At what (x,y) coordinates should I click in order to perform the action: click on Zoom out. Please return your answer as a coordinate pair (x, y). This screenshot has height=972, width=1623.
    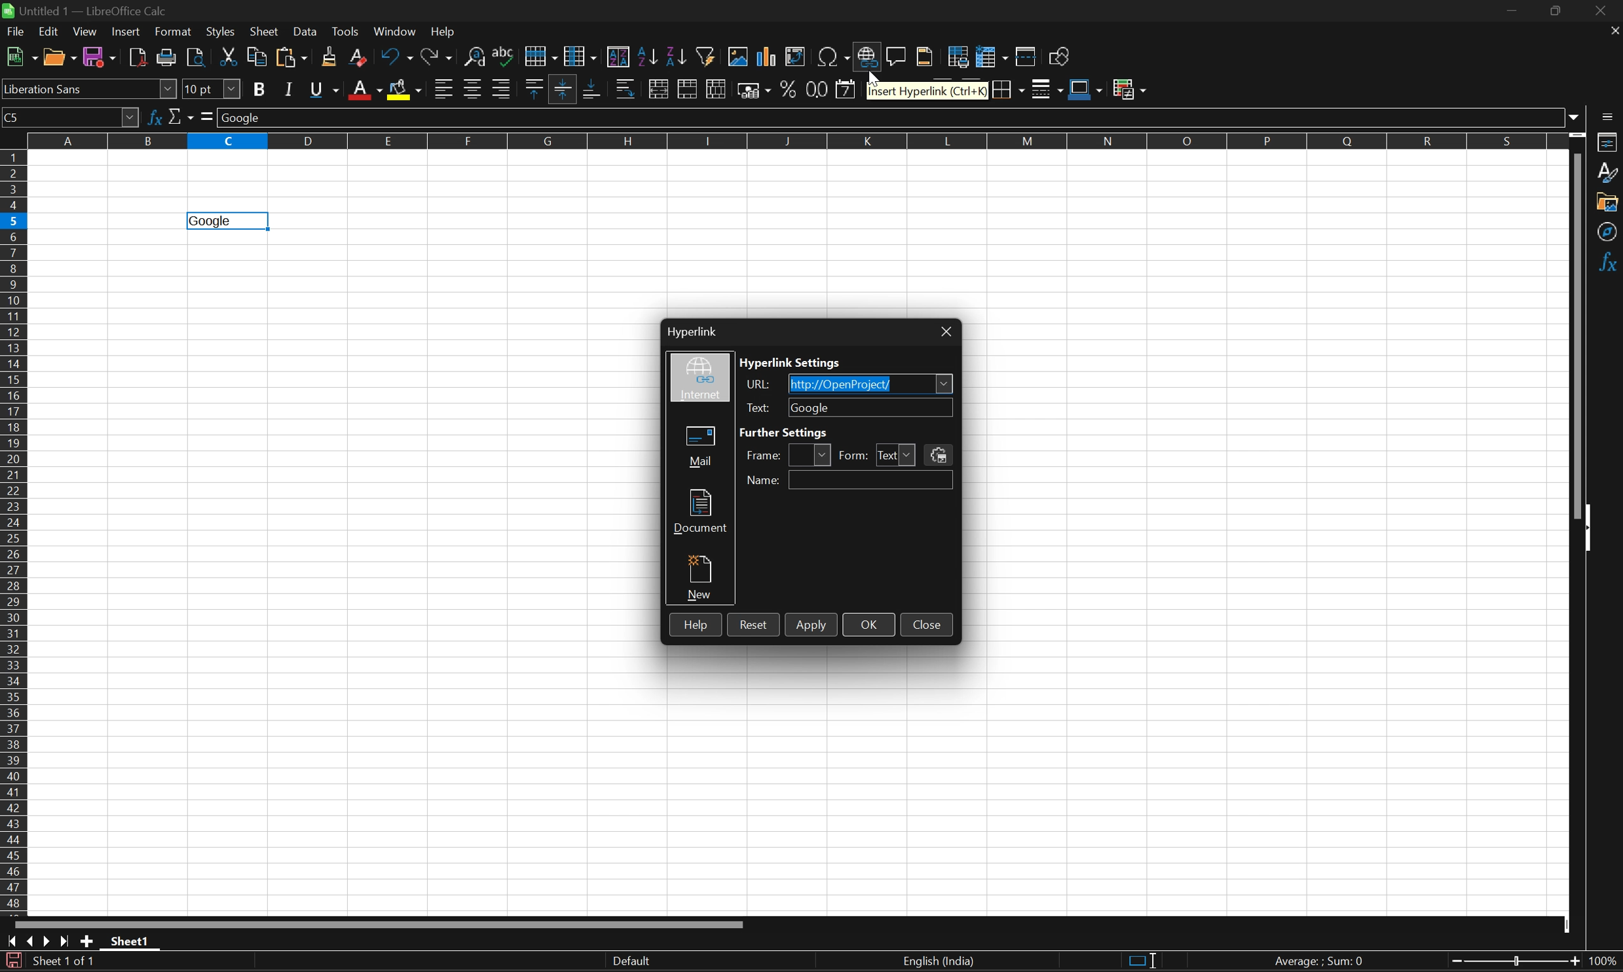
    Looking at the image, I should click on (1573, 962).